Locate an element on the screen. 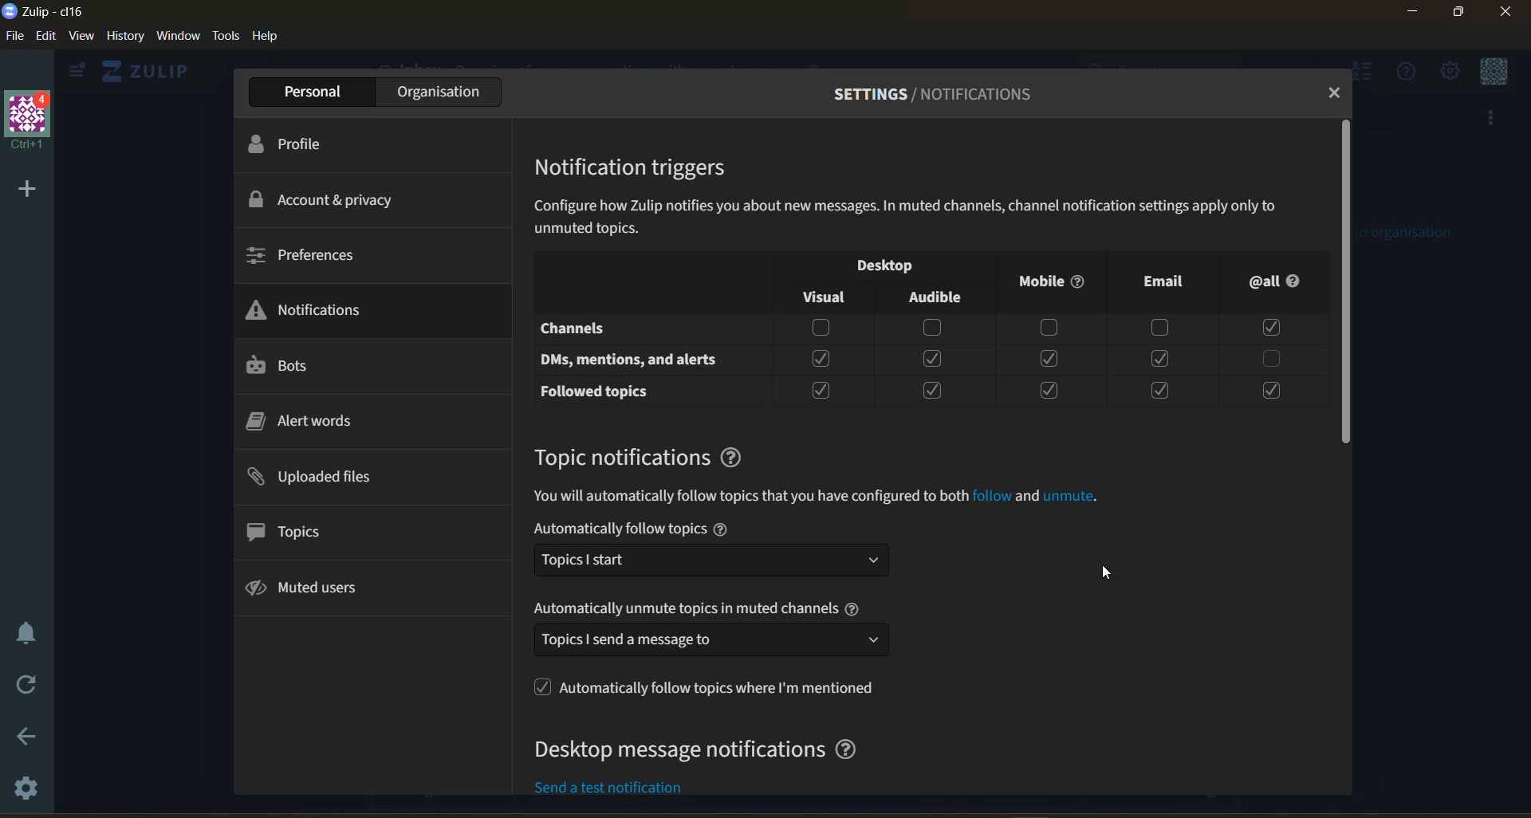 This screenshot has height=818, width=1531. Channels is located at coordinates (574, 327).